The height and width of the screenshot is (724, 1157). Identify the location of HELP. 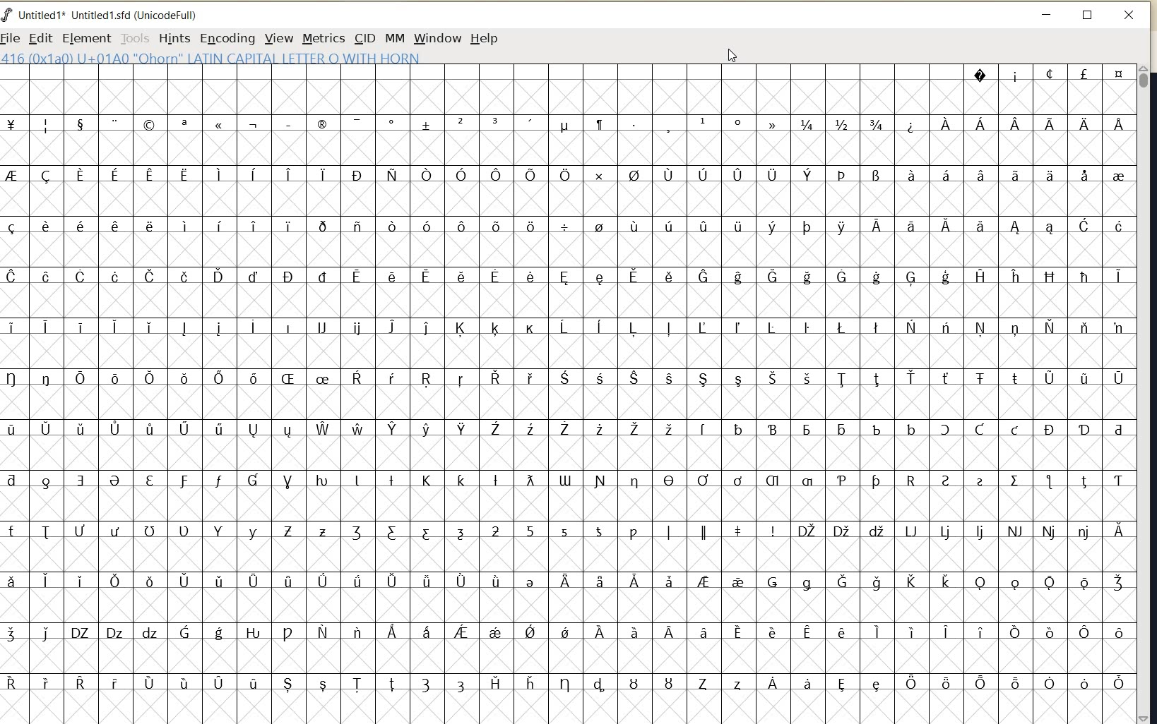
(485, 40).